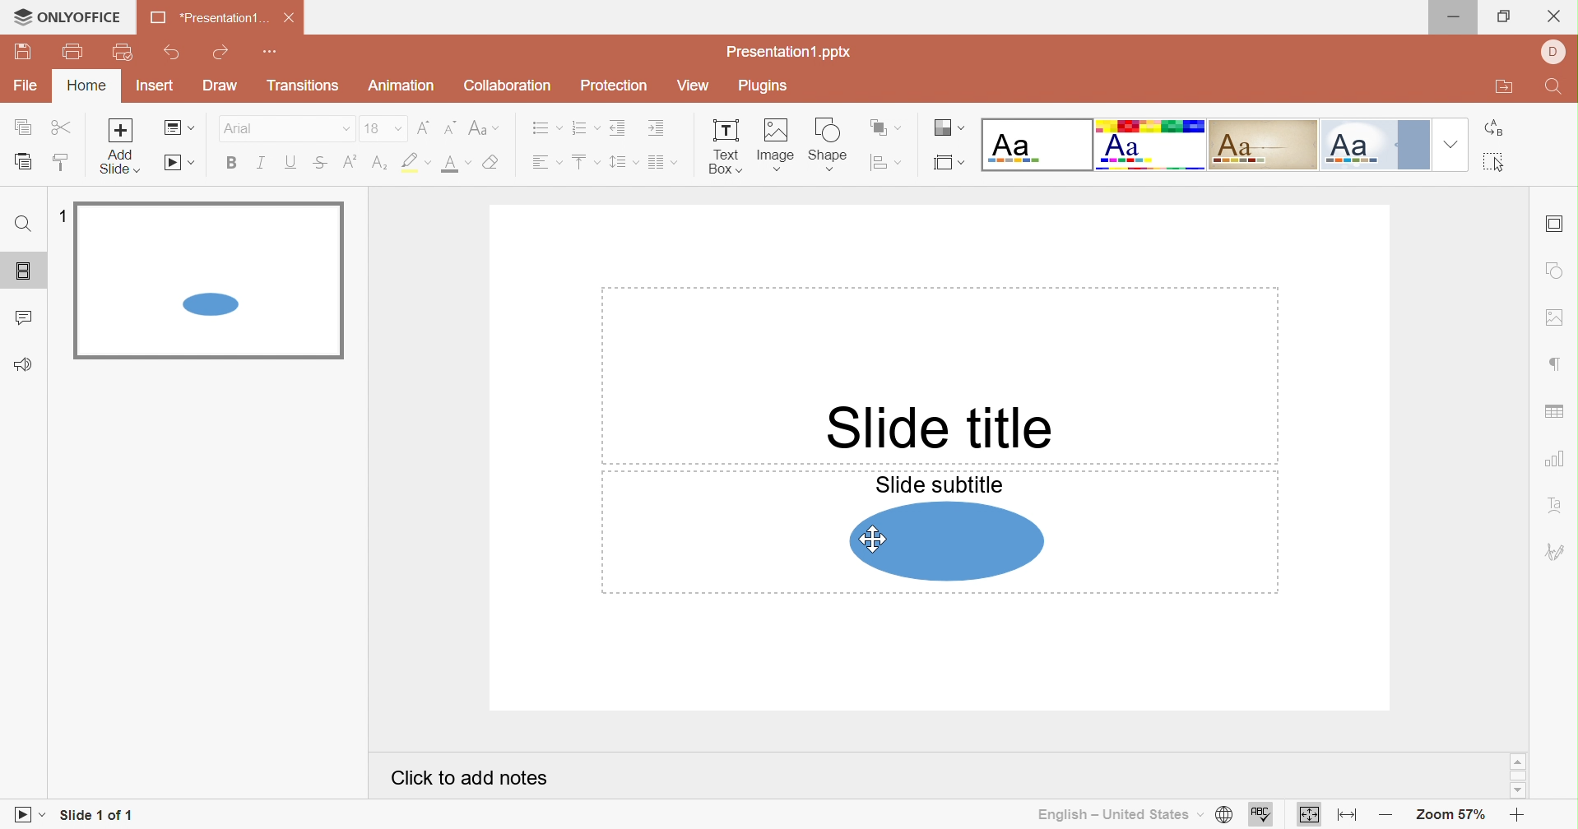 This screenshot has height=829, width=1578. What do you see at coordinates (584, 128) in the screenshot?
I see `Numbering` at bounding box center [584, 128].